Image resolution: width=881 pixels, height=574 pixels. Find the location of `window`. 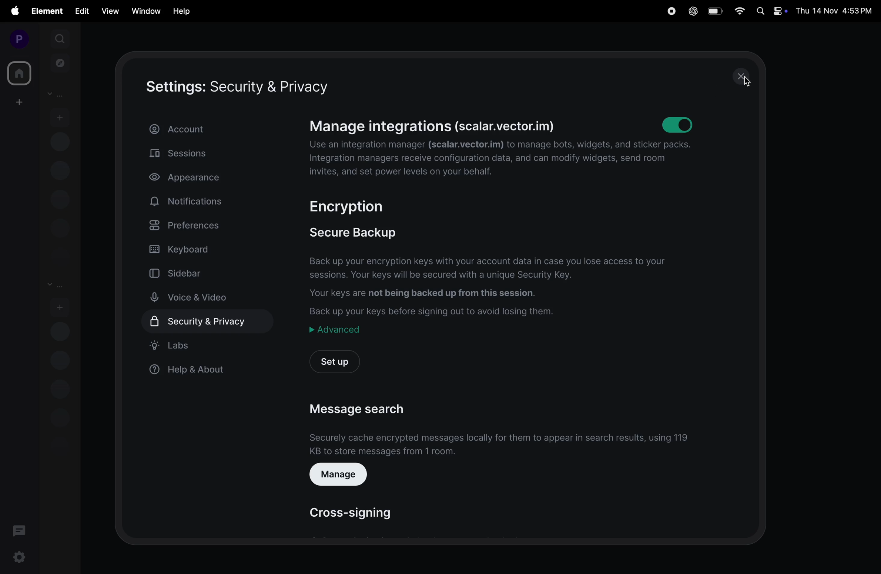

window is located at coordinates (145, 11).